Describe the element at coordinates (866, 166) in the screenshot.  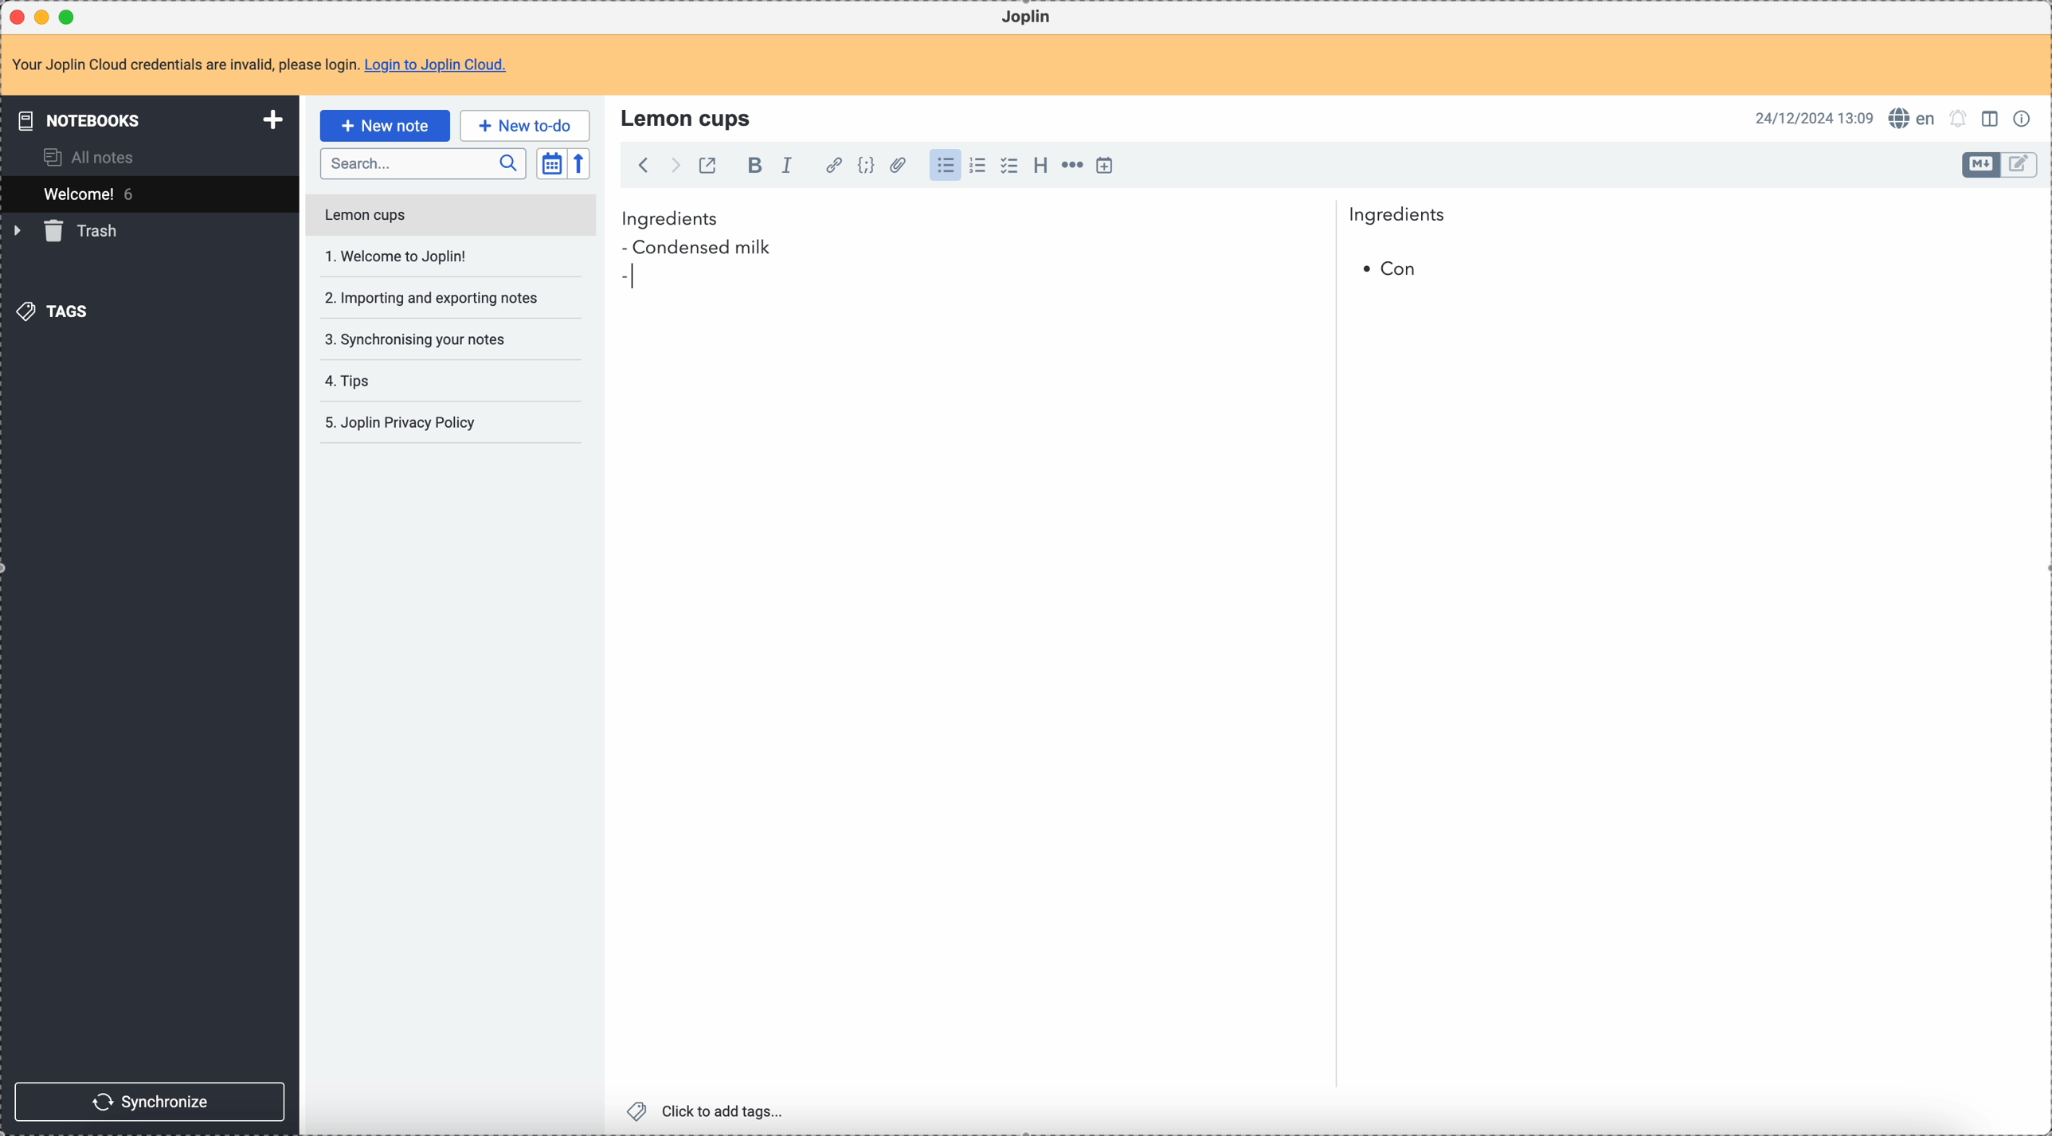
I see `code` at that location.